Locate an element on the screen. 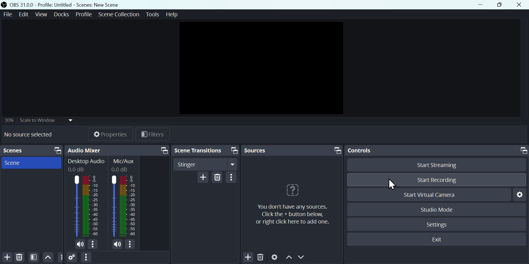 The image size is (529, 264). Edit is located at coordinates (25, 16).